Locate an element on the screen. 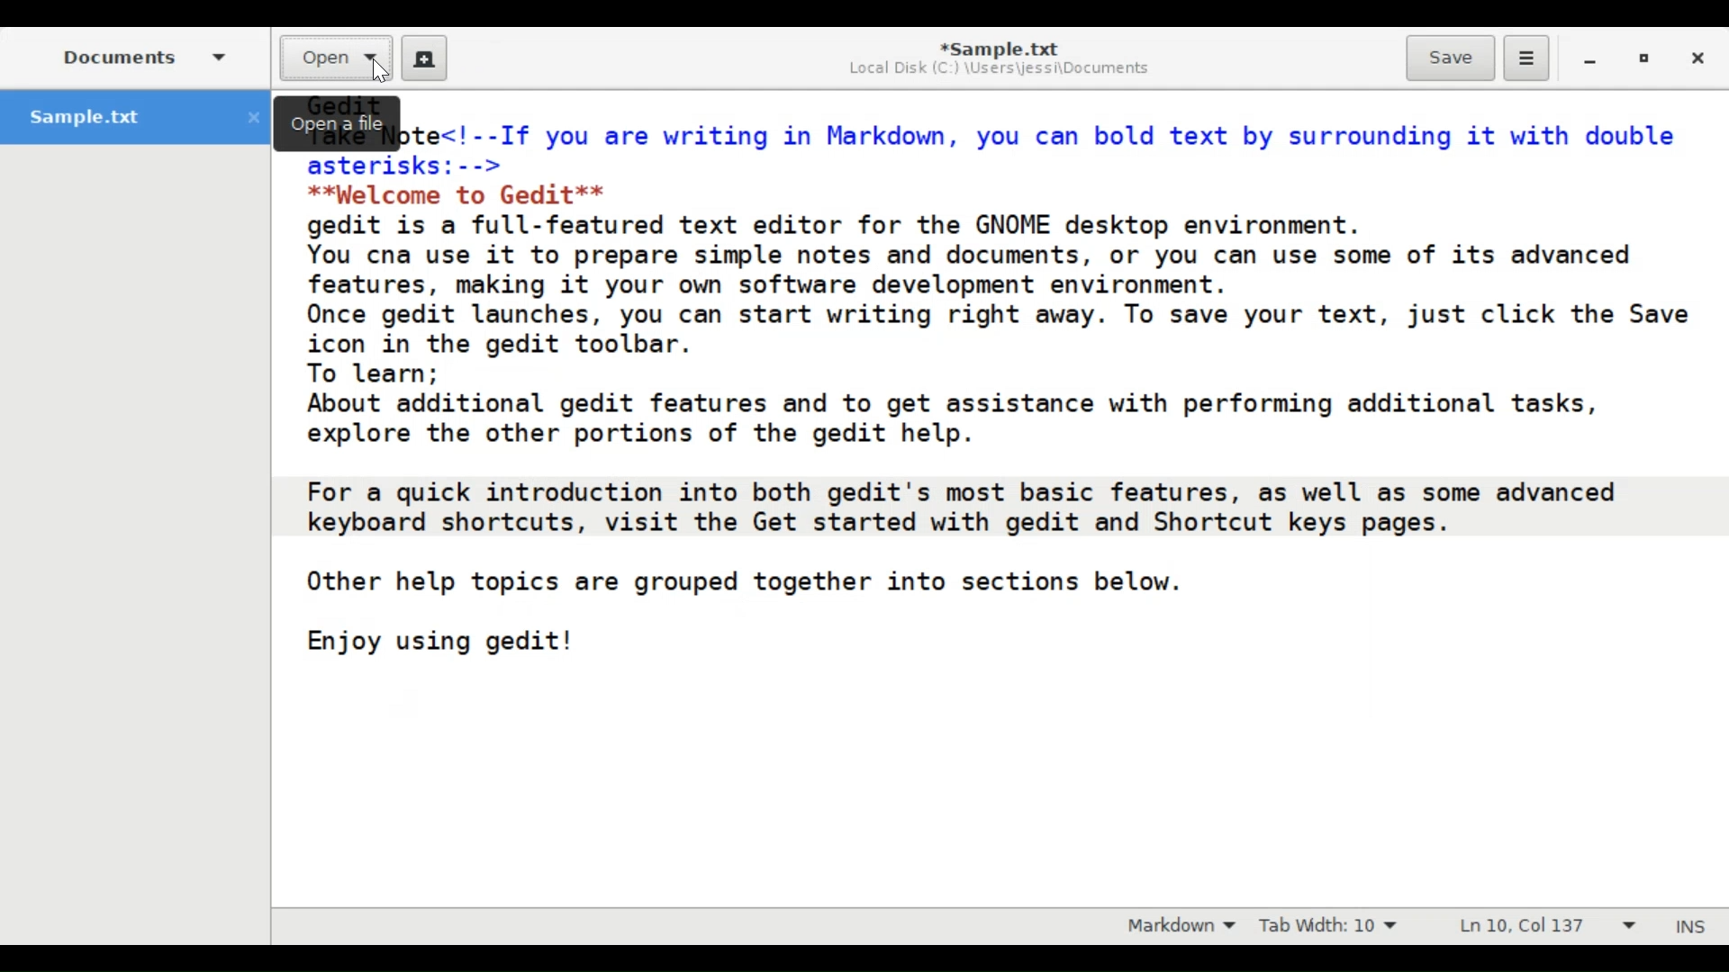  Create a new document is located at coordinates (425, 57).